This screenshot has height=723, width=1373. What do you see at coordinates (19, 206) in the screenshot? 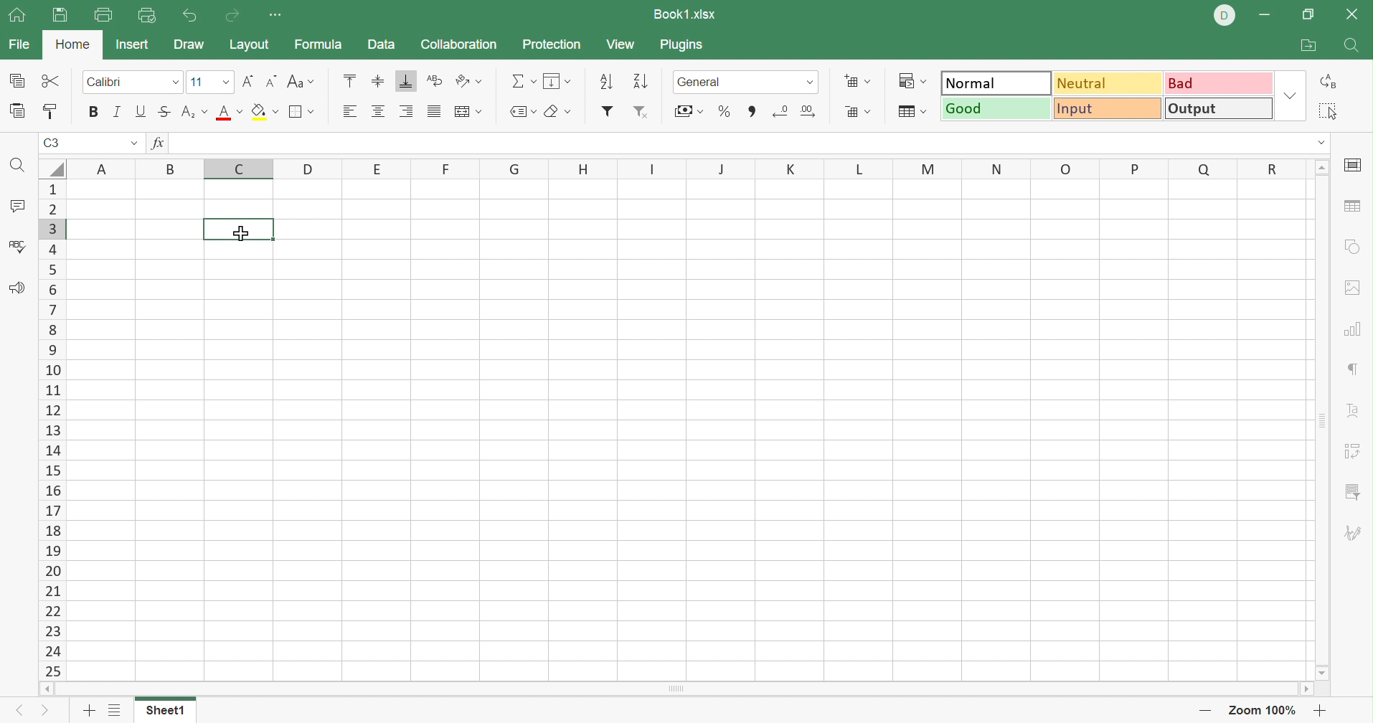
I see `Comments` at bounding box center [19, 206].